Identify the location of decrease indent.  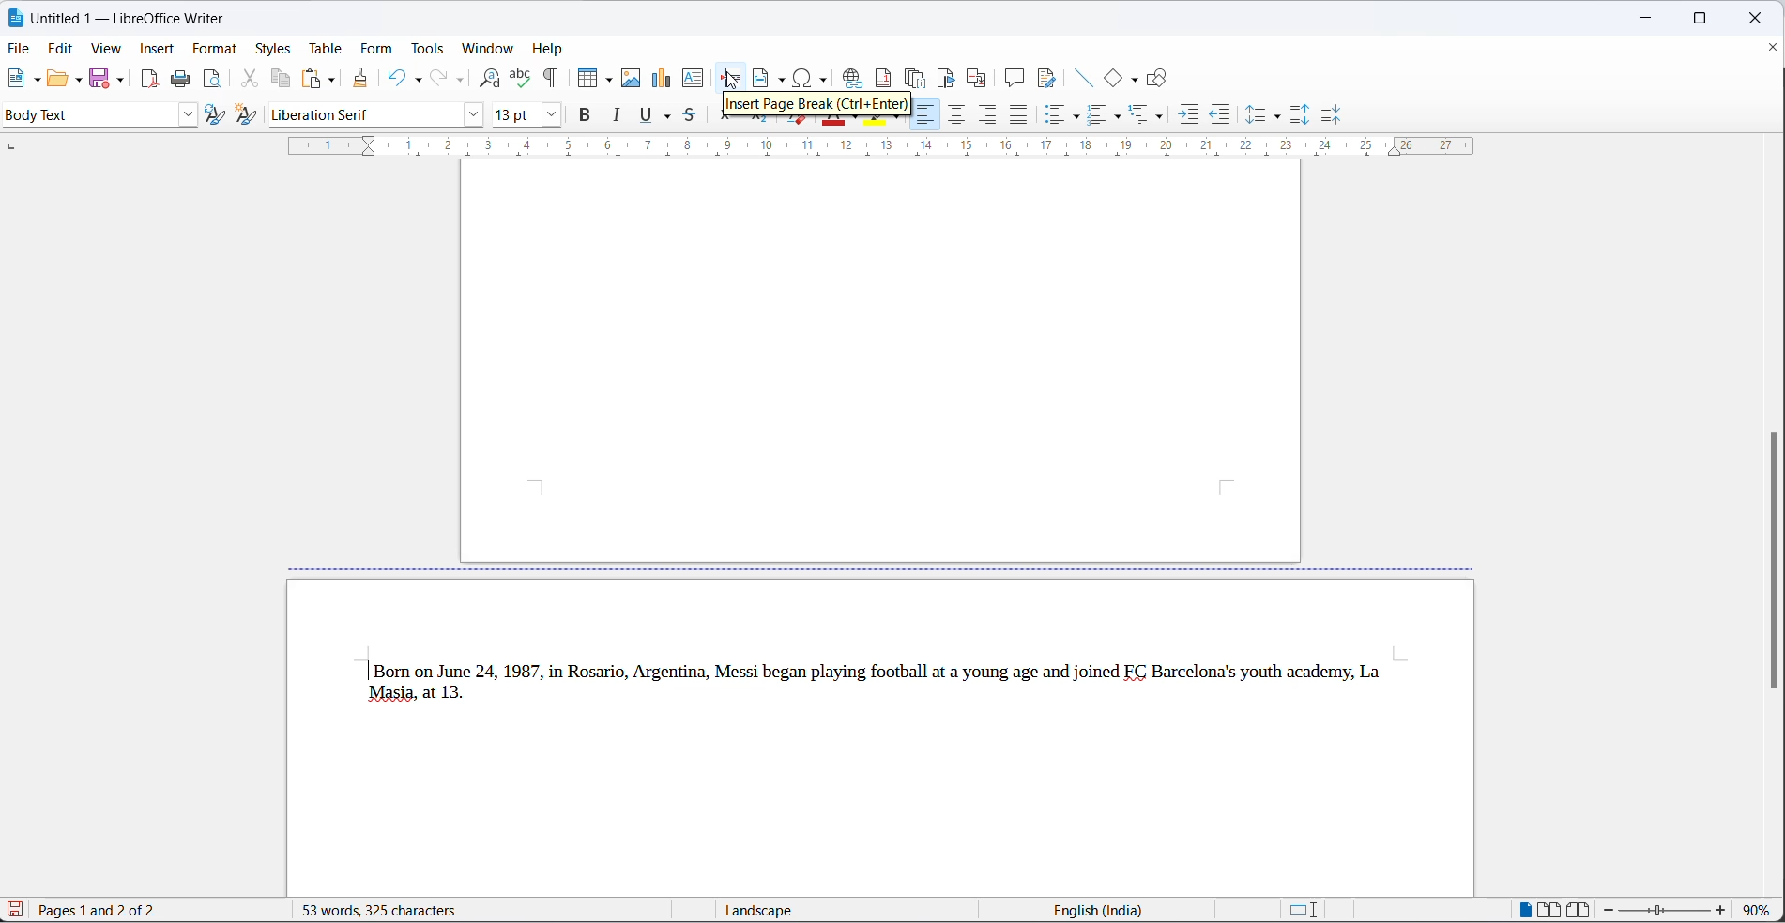
(1219, 114).